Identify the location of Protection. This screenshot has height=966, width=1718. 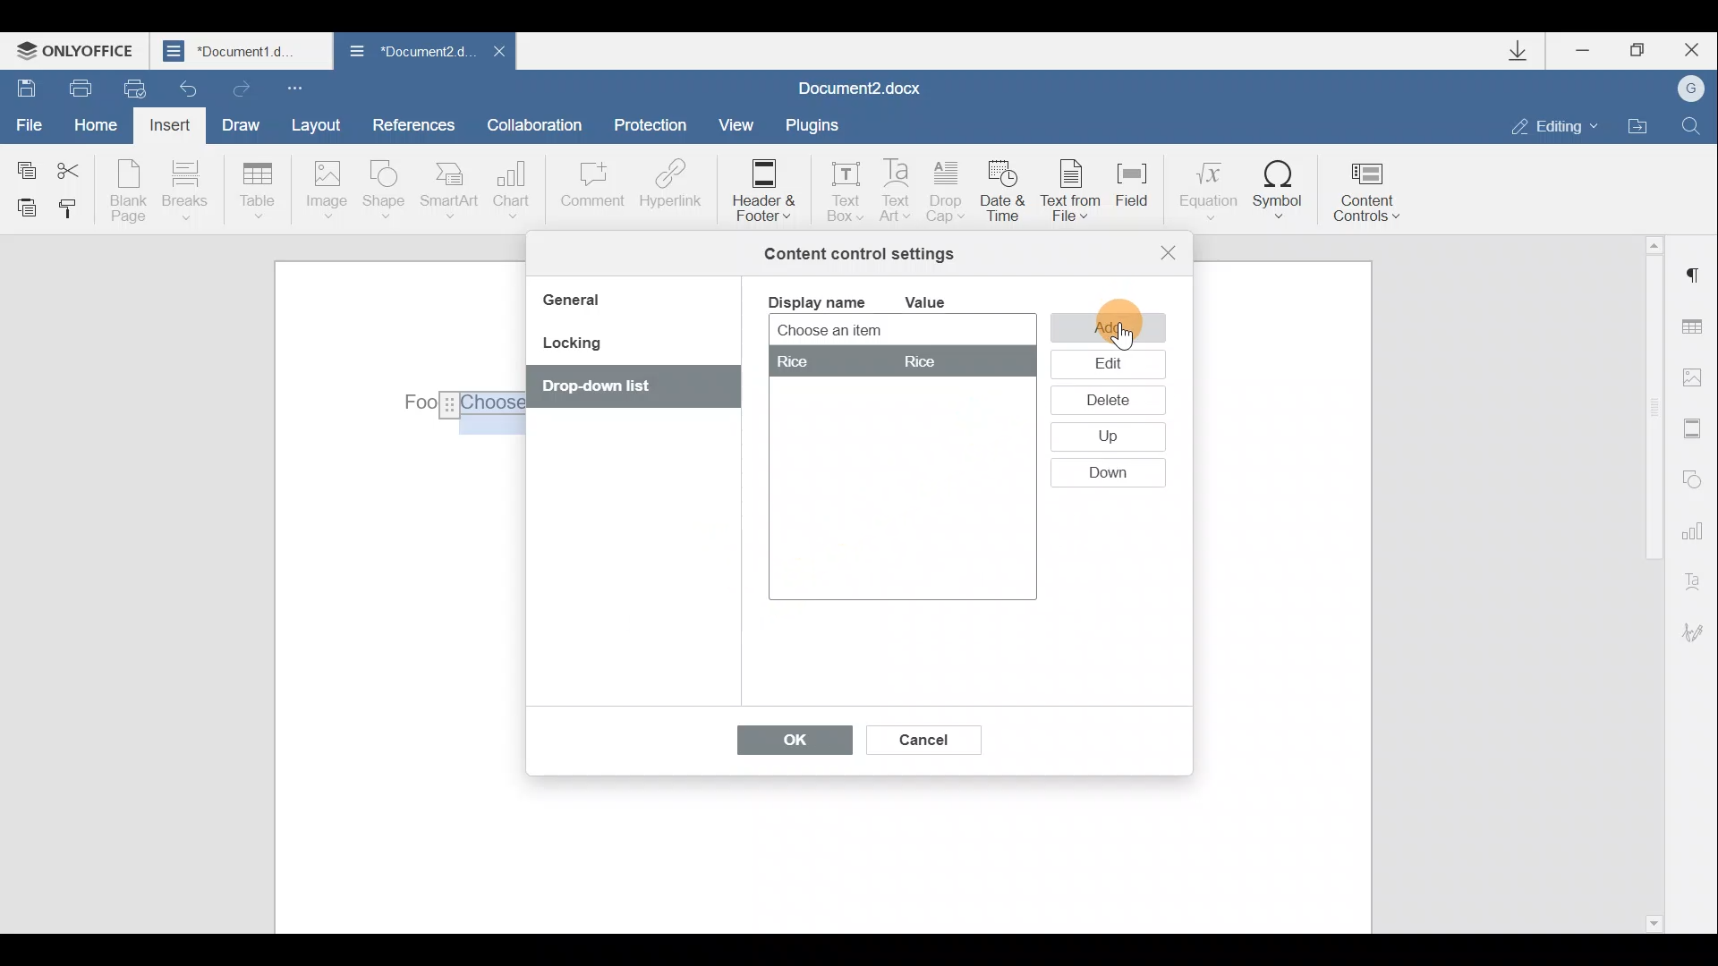
(655, 127).